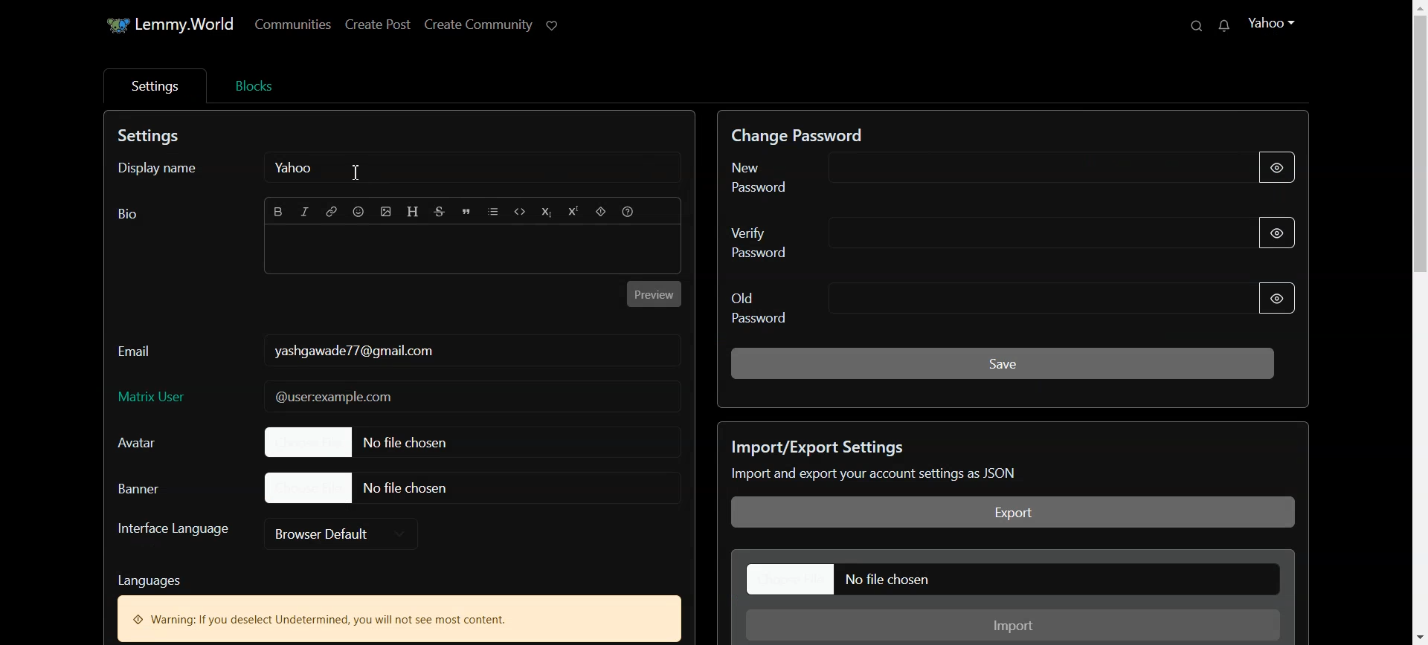  I want to click on File chosen, so click(1015, 579).